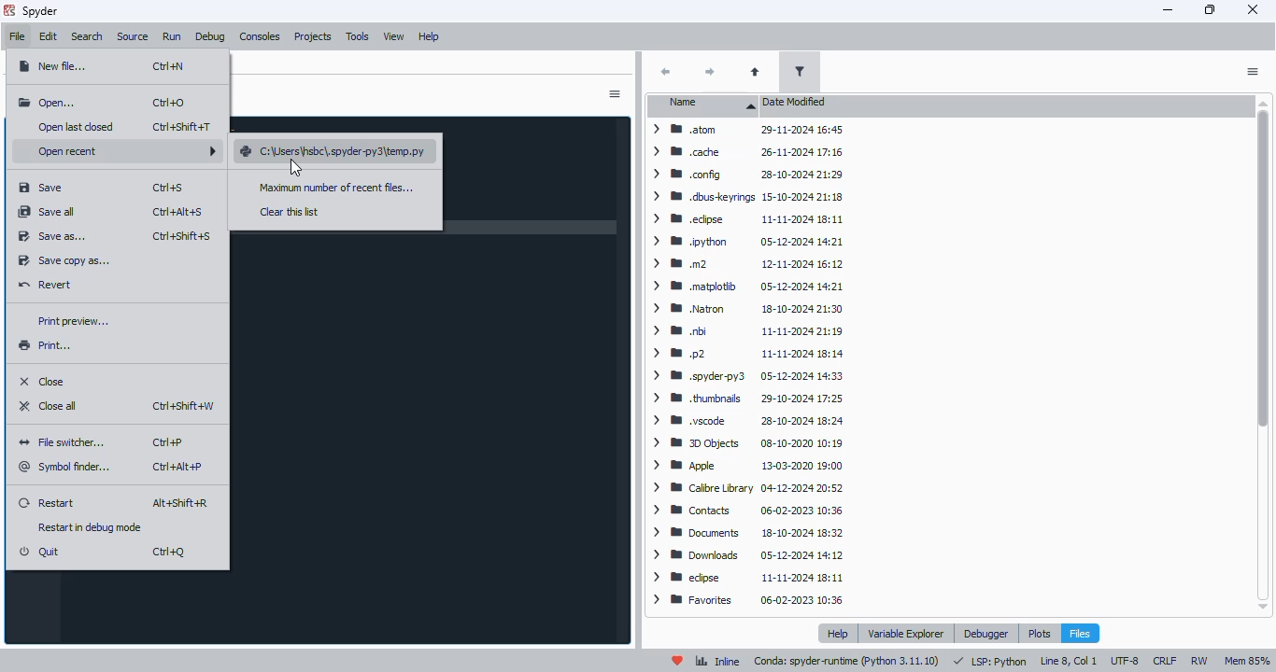 The height and width of the screenshot is (672, 1276). Describe the element at coordinates (989, 661) in the screenshot. I see ` LSP: Python` at that location.